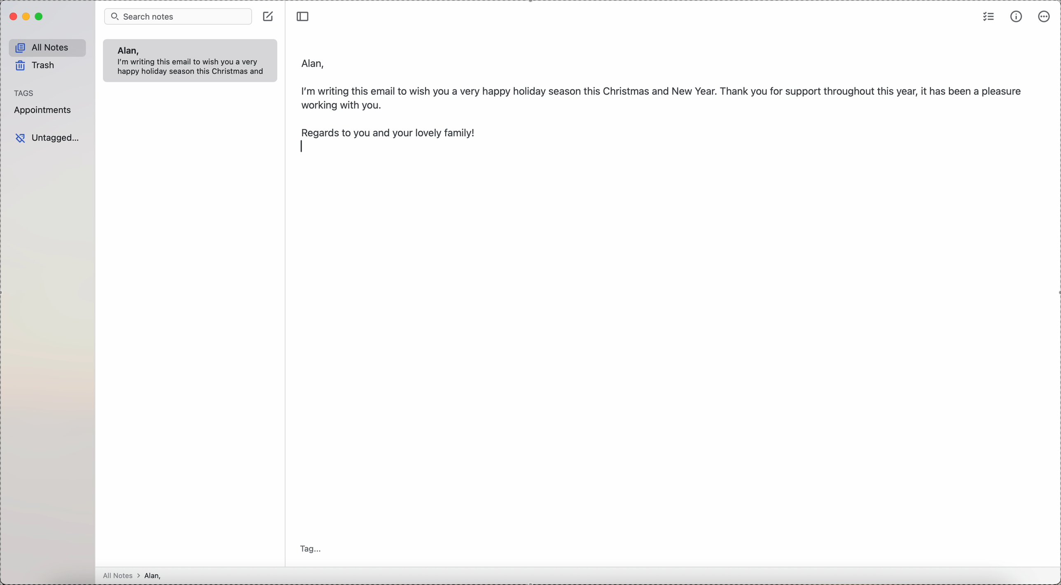  I want to click on body text: I'm writing this email to wish yo a very happy holiday season this Christmas and New Year. Thank you for support..., so click(663, 96).